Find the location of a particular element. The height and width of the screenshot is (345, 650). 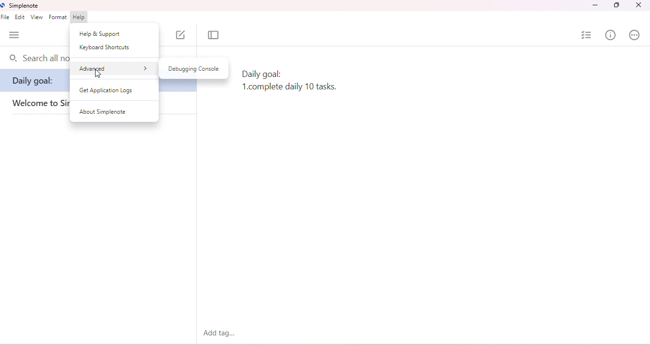

welcome simplenote is located at coordinates (38, 104).